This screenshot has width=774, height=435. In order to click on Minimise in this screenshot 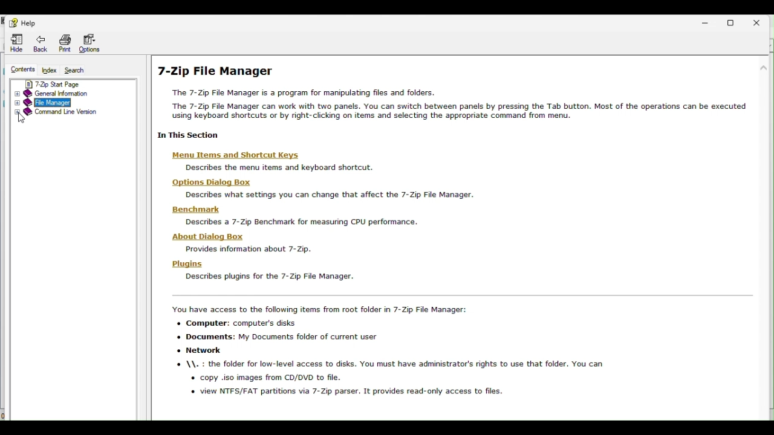, I will do `click(706, 22)`.